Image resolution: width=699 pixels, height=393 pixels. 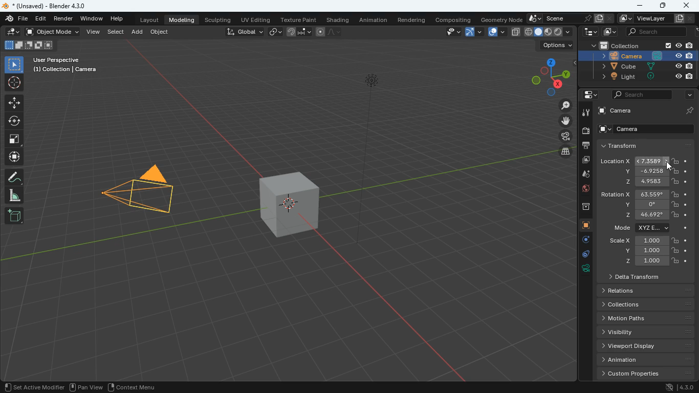 What do you see at coordinates (587, 95) in the screenshot?
I see `settings` at bounding box center [587, 95].